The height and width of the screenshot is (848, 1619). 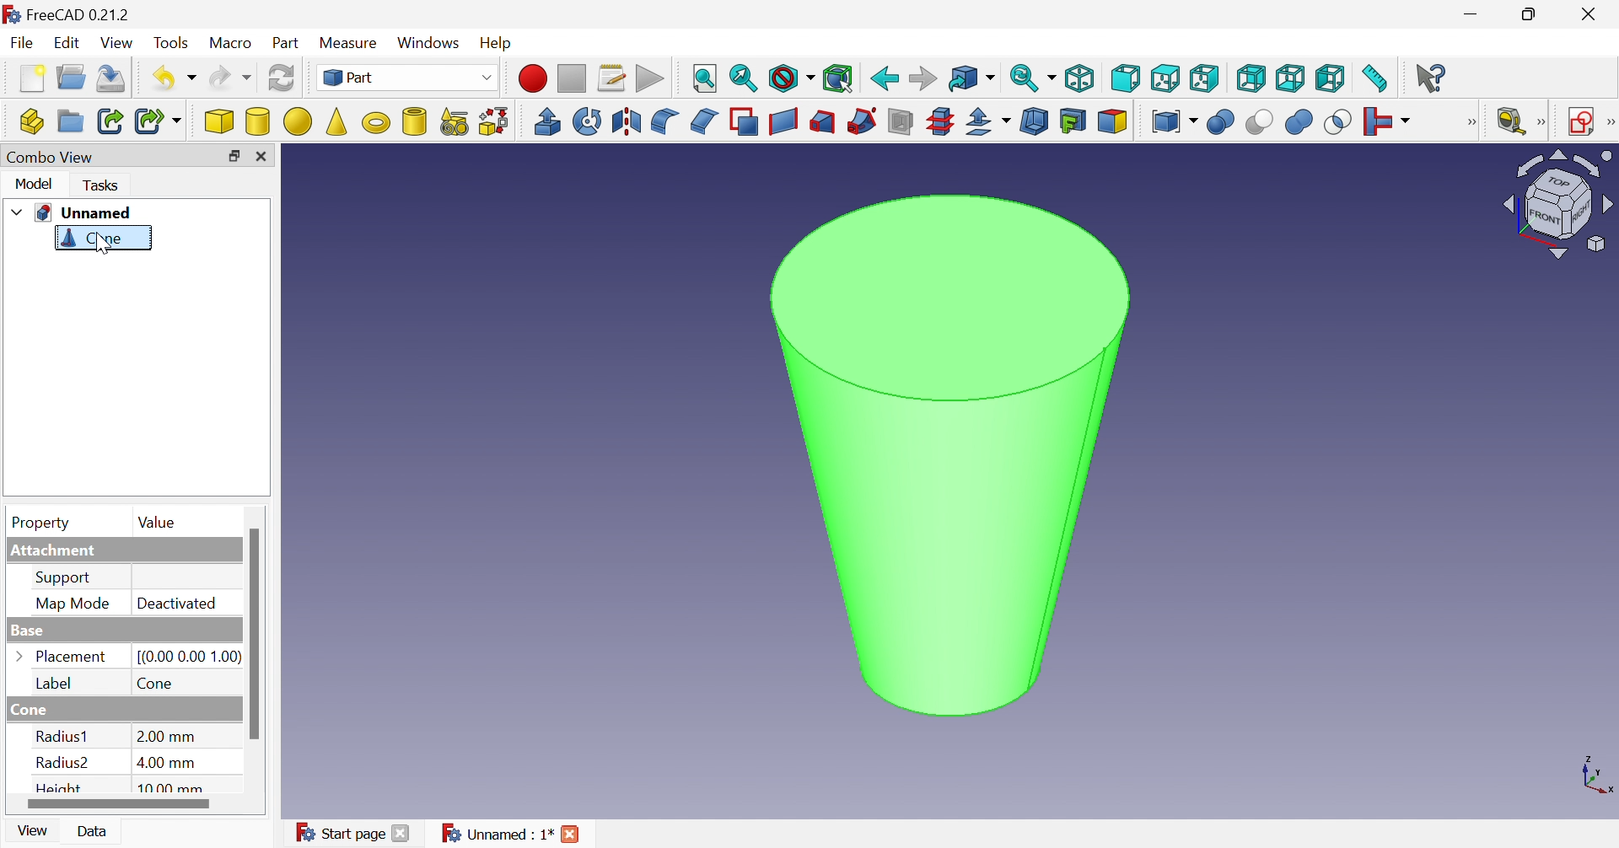 What do you see at coordinates (336, 121) in the screenshot?
I see `Cone` at bounding box center [336, 121].